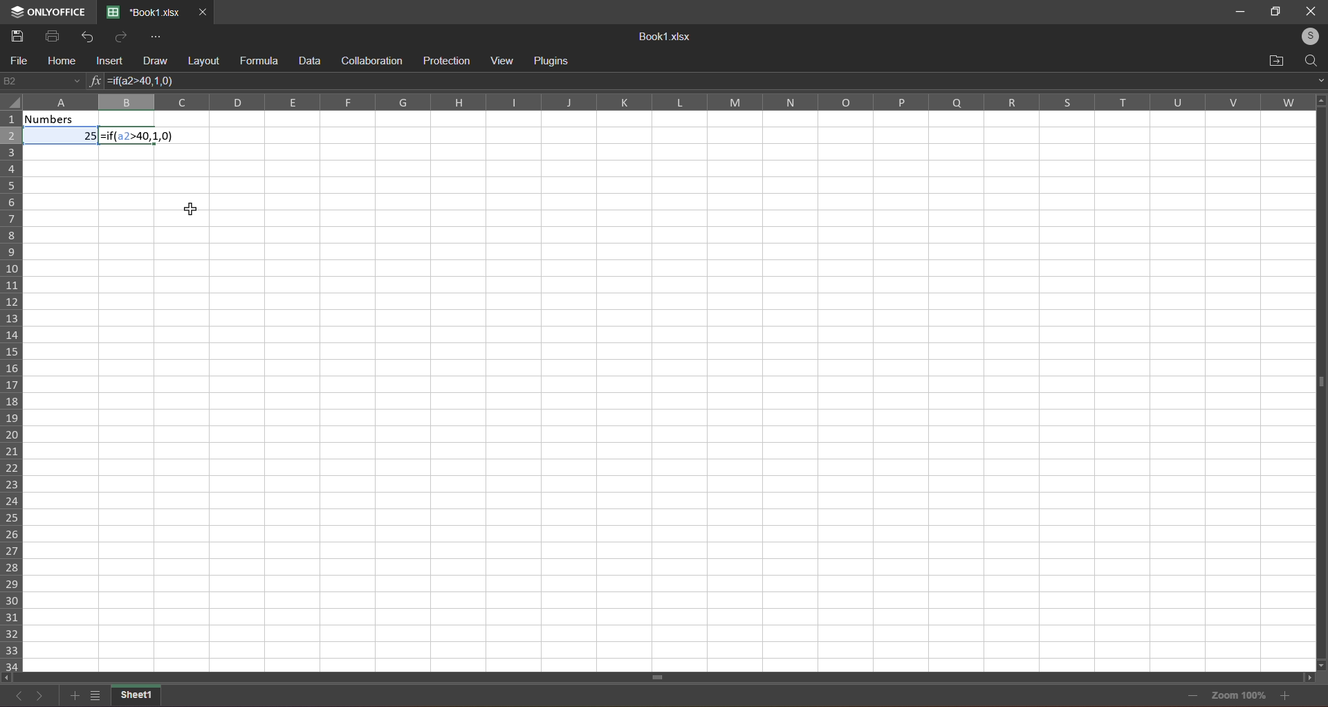 This screenshot has width=1328, height=707. I want to click on print, so click(51, 35).